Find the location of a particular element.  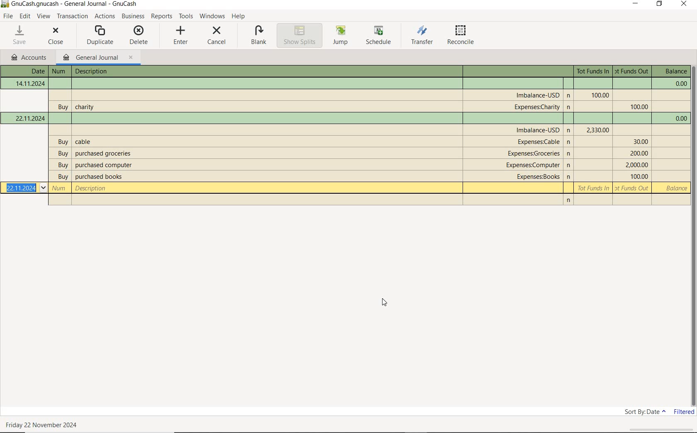

Tot Funds Out is located at coordinates (639, 107).